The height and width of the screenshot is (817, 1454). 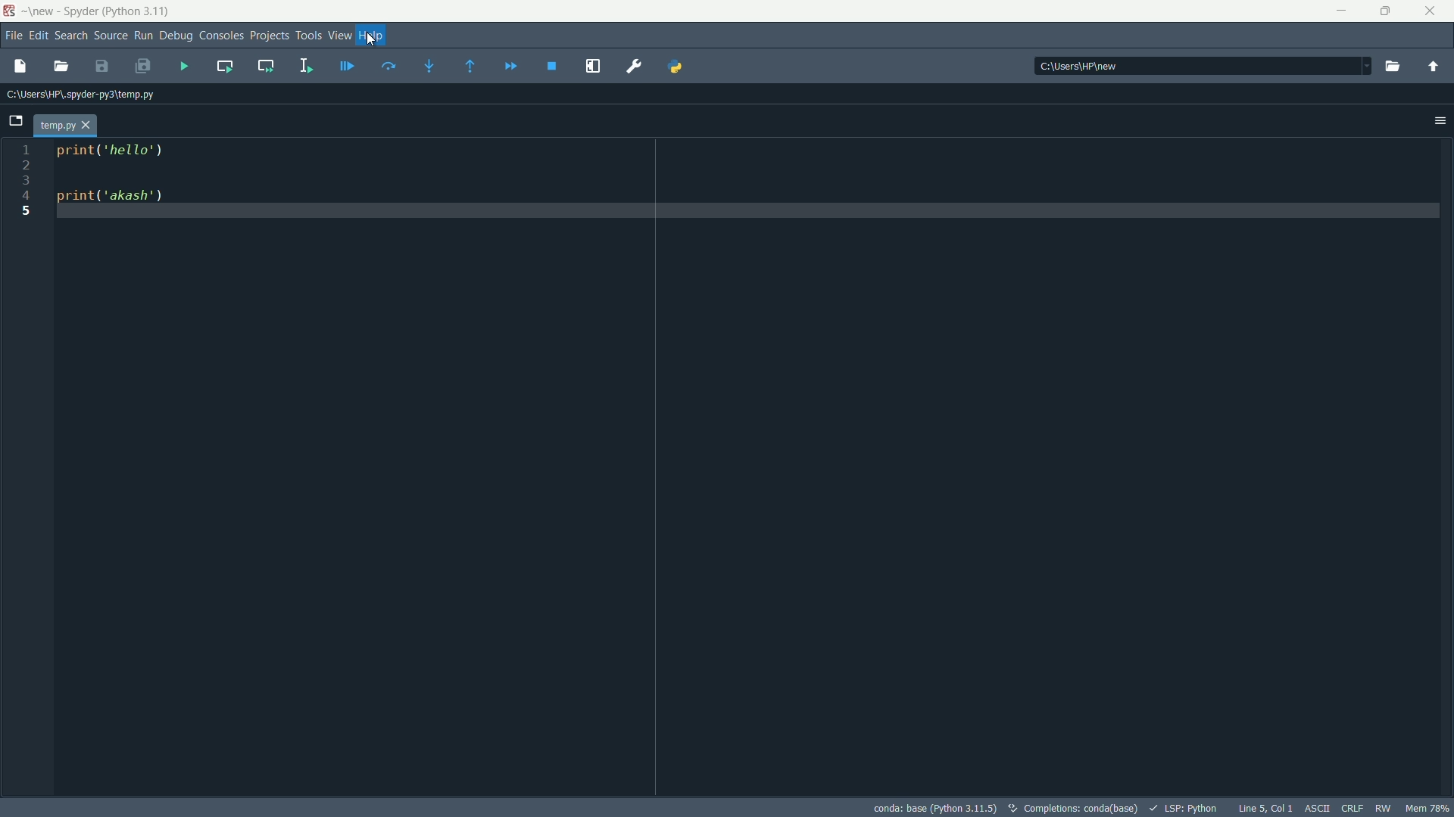 What do you see at coordinates (1263, 808) in the screenshot?
I see `cursoe position` at bounding box center [1263, 808].